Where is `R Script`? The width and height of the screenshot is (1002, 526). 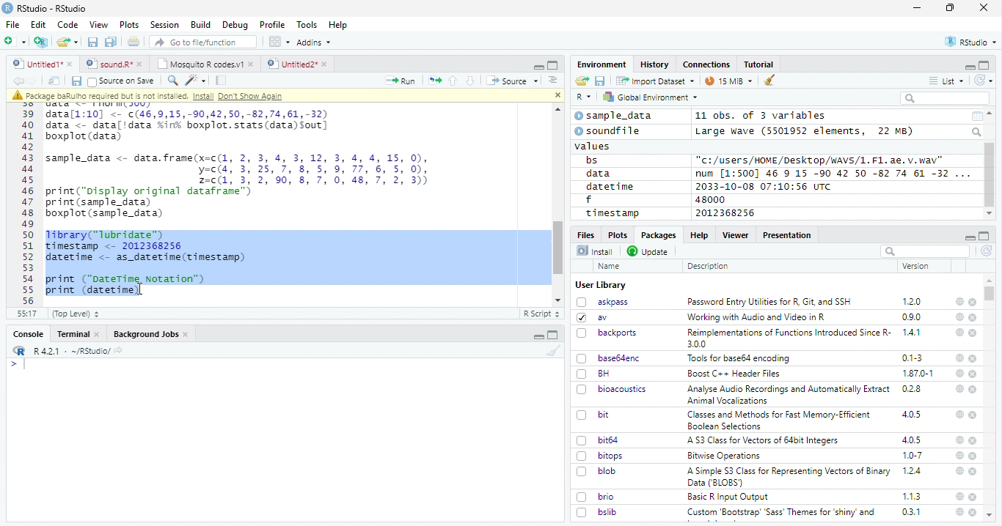
R Script is located at coordinates (541, 314).